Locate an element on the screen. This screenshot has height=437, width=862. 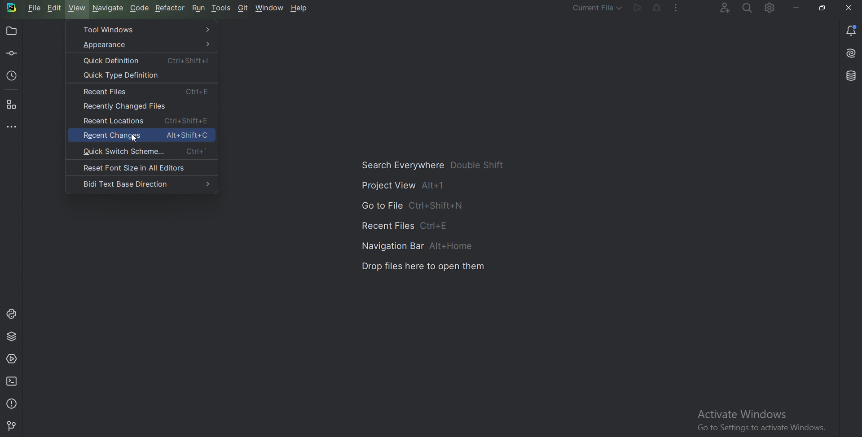
Project view is located at coordinates (403, 185).